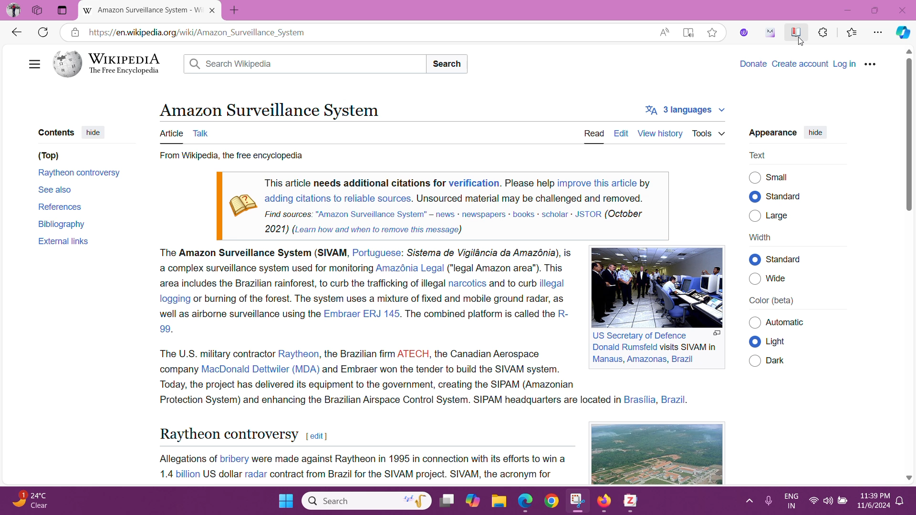  Describe the element at coordinates (62, 10) in the screenshot. I see `tab actions menu` at that location.